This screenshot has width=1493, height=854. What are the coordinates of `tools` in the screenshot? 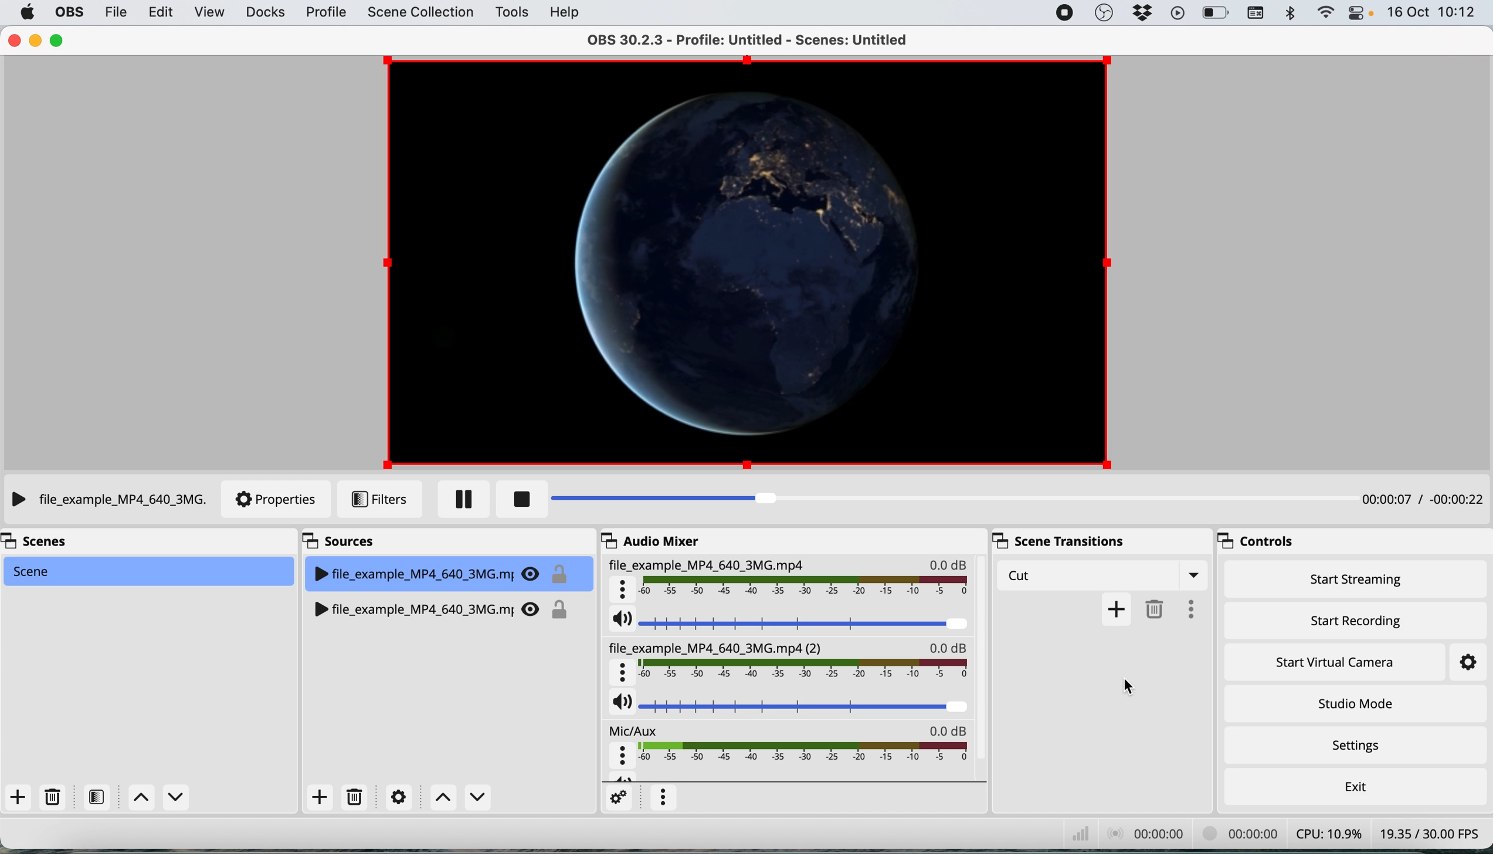 It's located at (514, 12).